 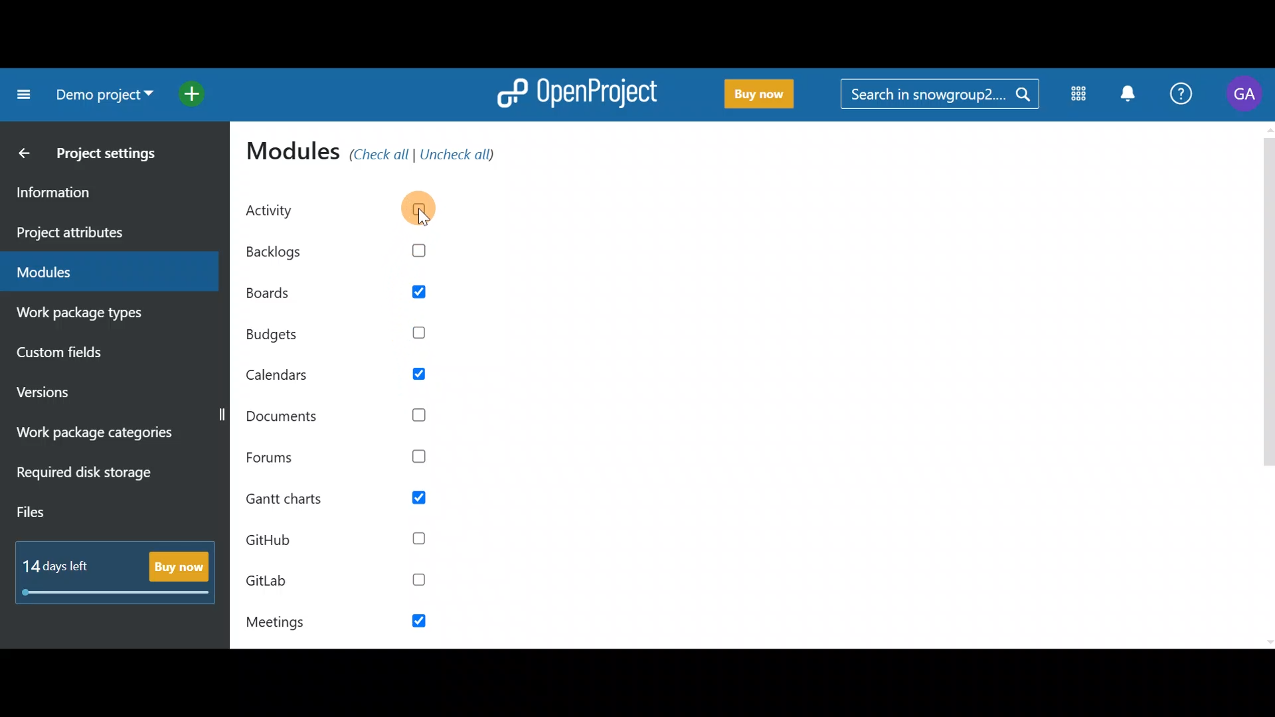 I want to click on Budgets, so click(x=341, y=337).